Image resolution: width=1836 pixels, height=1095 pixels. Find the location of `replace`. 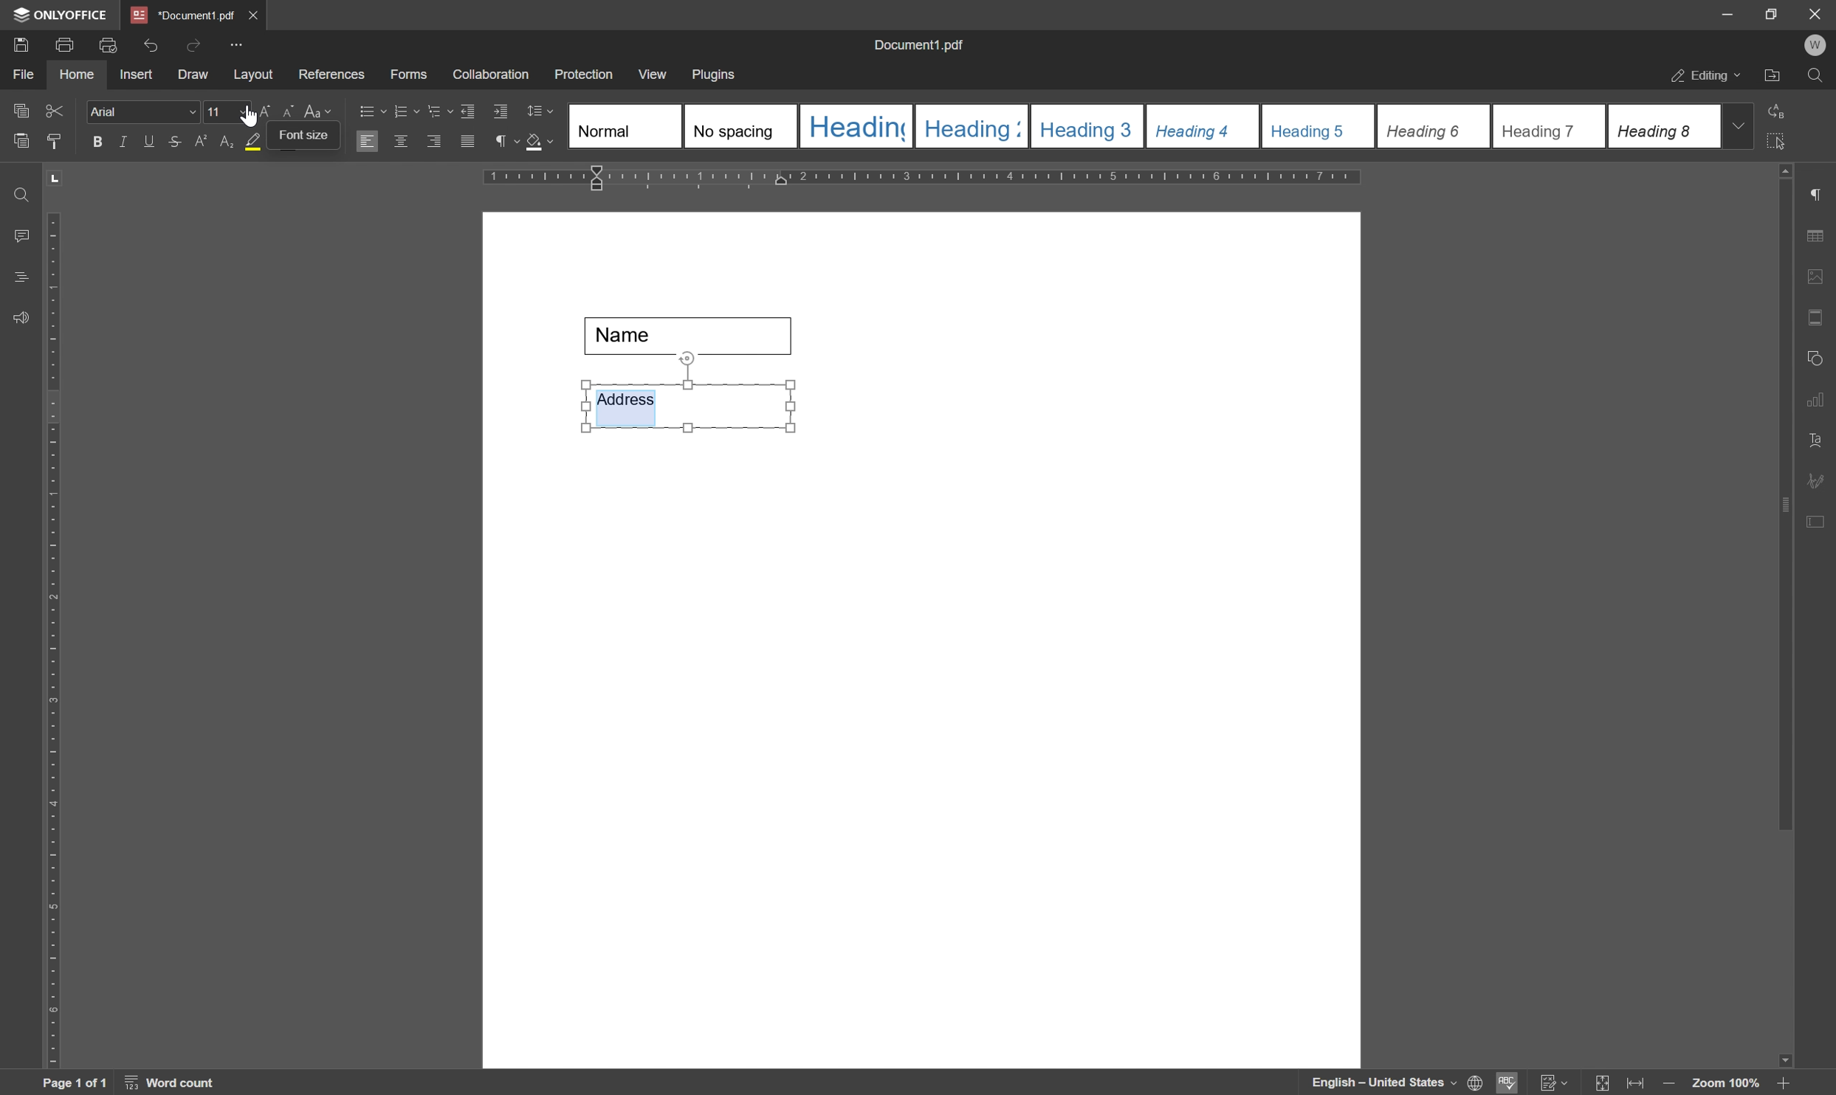

replace is located at coordinates (1778, 108).